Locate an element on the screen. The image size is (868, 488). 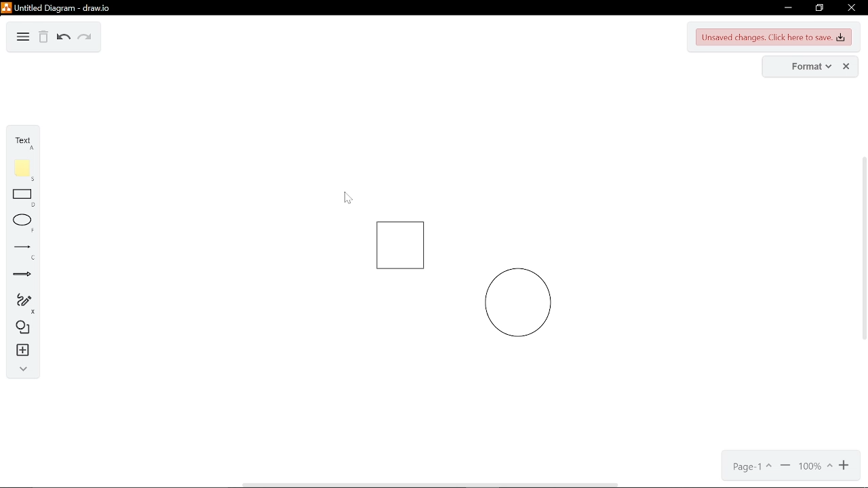
logo is located at coordinates (6, 7).